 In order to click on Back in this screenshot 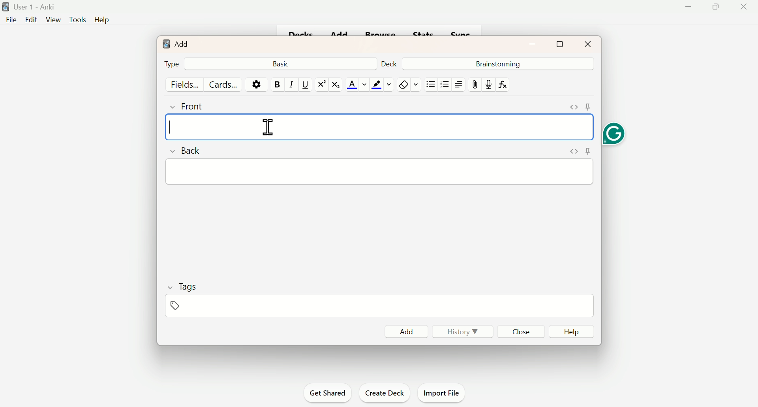, I will do `click(188, 150)`.